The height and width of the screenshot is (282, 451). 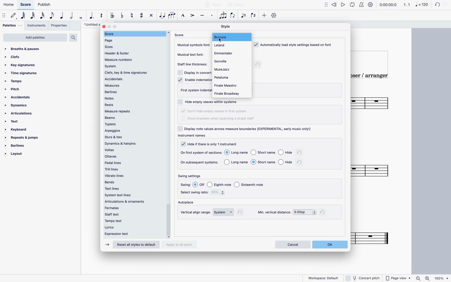 What do you see at coordinates (330, 245) in the screenshot?
I see `ok` at bounding box center [330, 245].